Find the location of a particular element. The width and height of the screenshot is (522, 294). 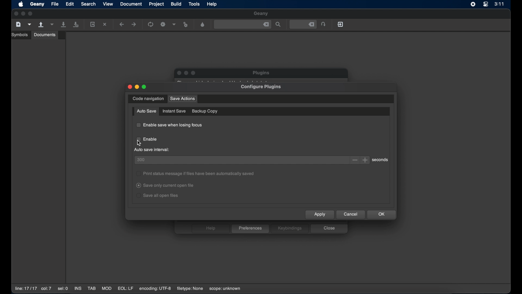

create a new file is located at coordinates (18, 24).